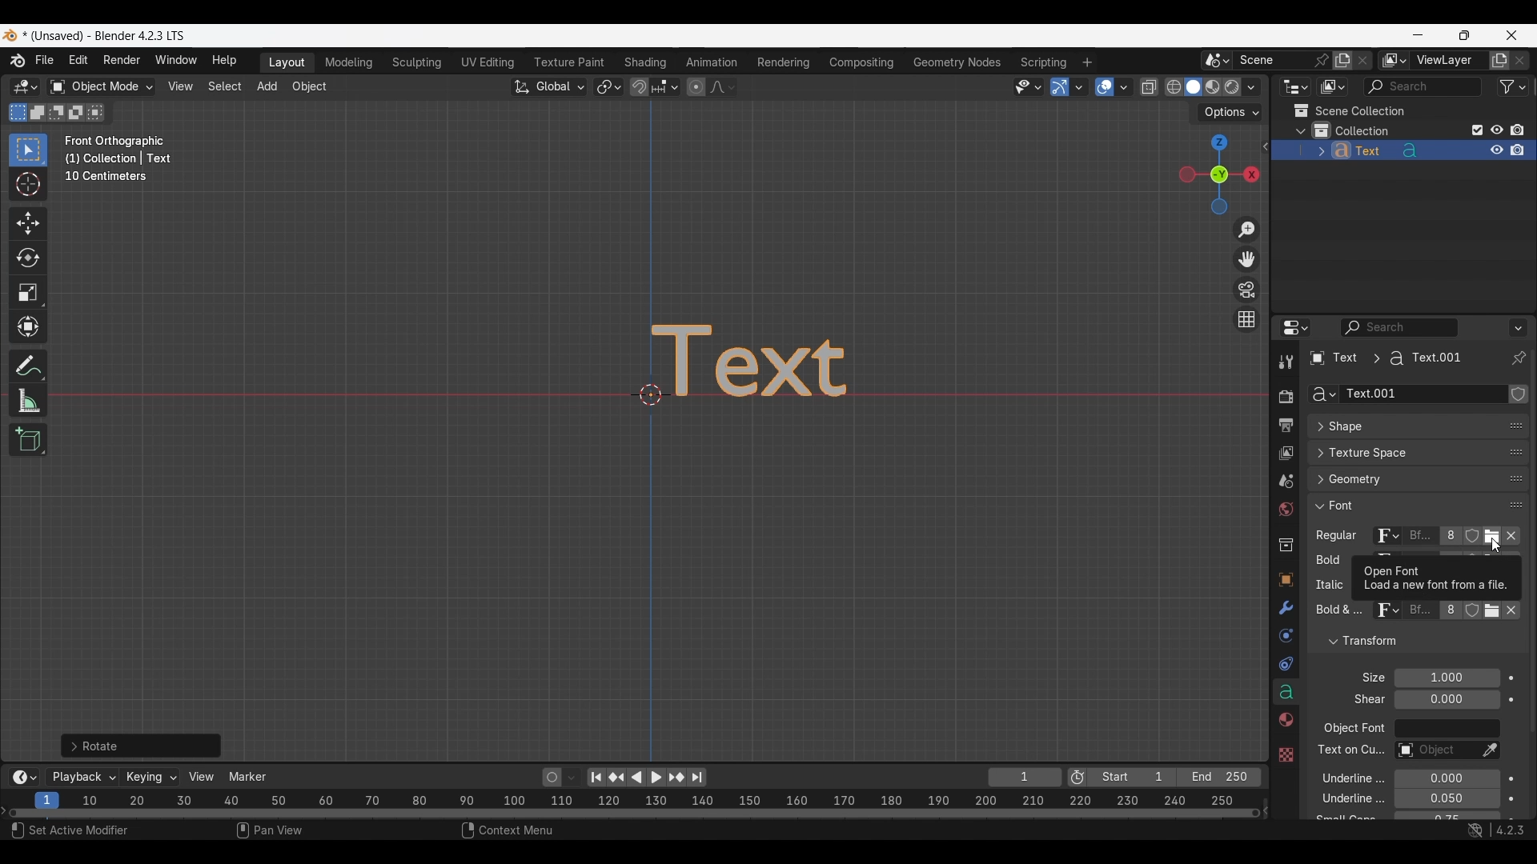  What do you see at coordinates (1284, 609) in the screenshot?
I see `Modifiers` at bounding box center [1284, 609].